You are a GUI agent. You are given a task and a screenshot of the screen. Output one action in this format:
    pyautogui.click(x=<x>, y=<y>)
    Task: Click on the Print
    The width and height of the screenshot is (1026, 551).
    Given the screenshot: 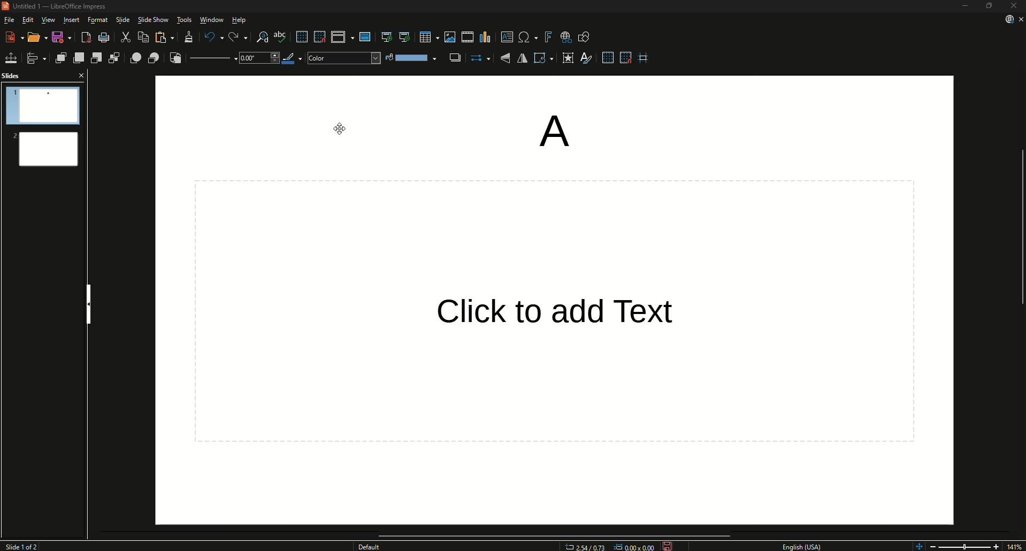 What is the action you would take?
    pyautogui.click(x=104, y=37)
    